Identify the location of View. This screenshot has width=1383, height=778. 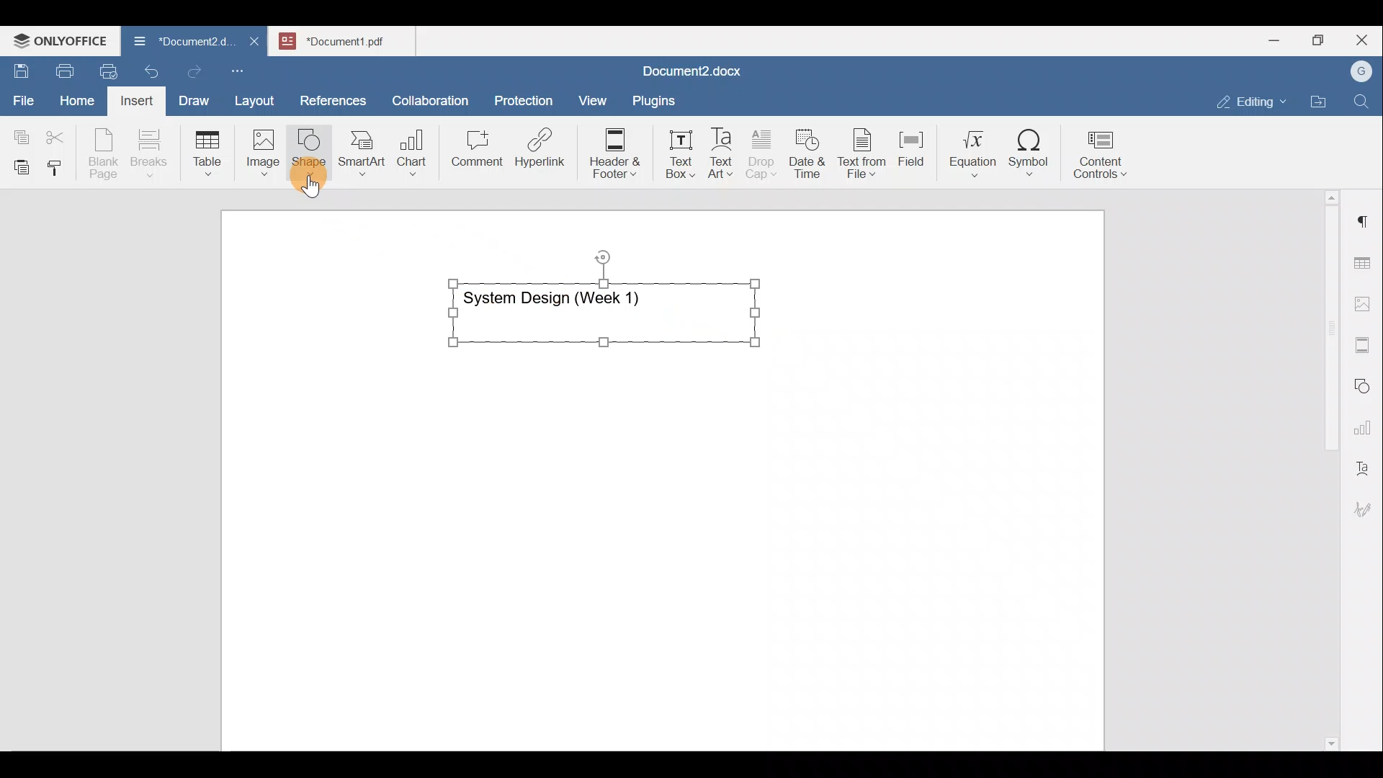
(594, 96).